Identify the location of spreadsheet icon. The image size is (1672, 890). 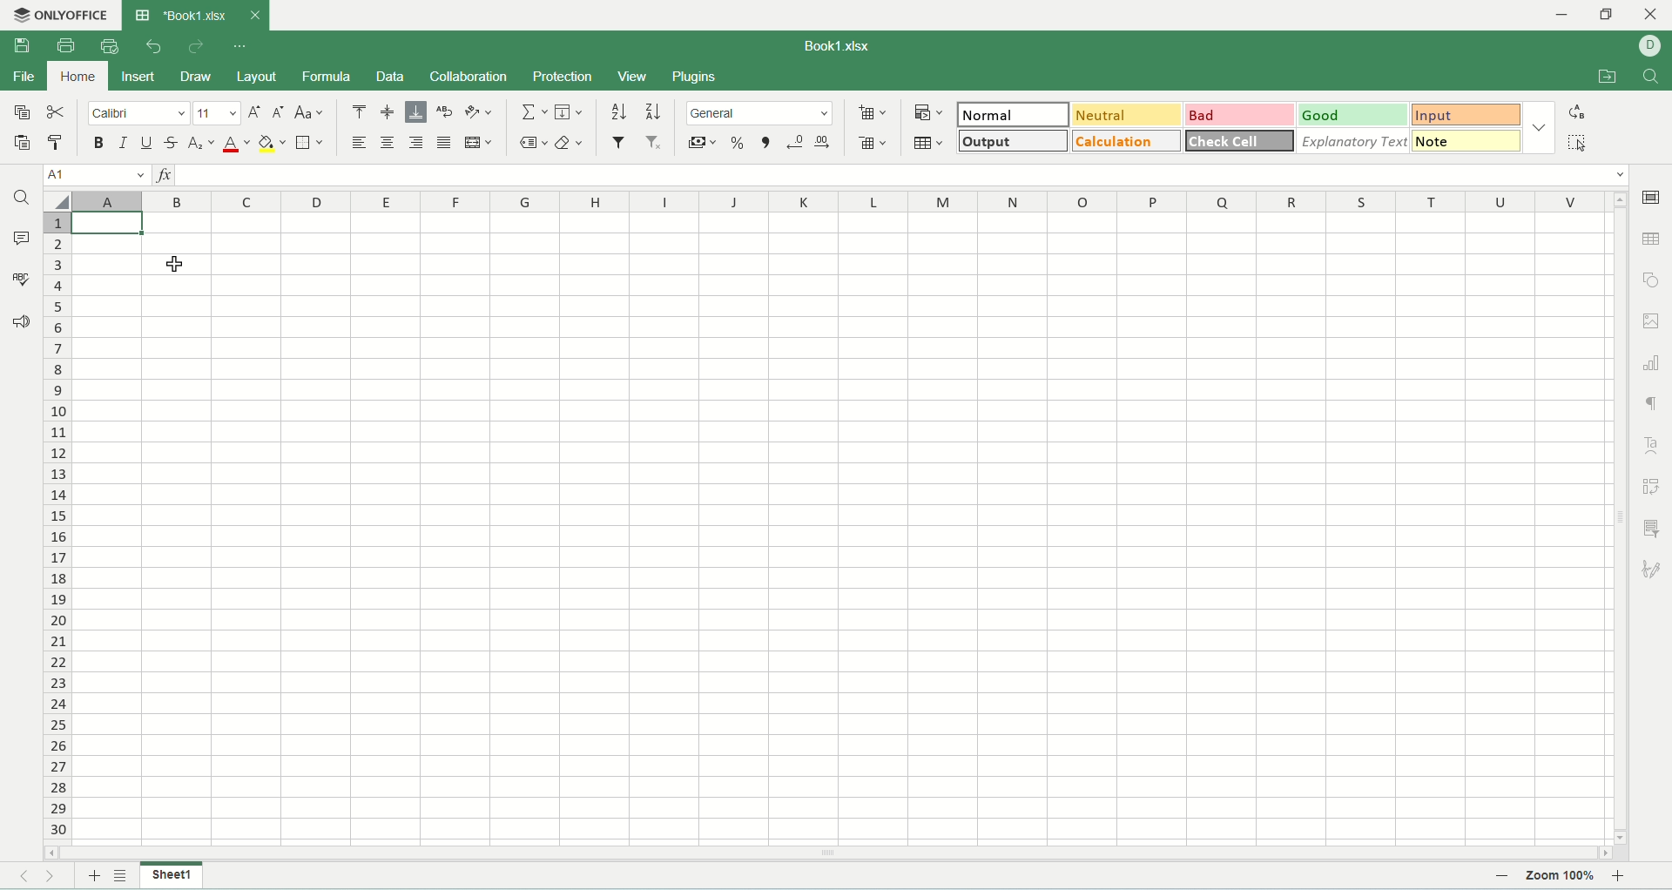
(142, 16).